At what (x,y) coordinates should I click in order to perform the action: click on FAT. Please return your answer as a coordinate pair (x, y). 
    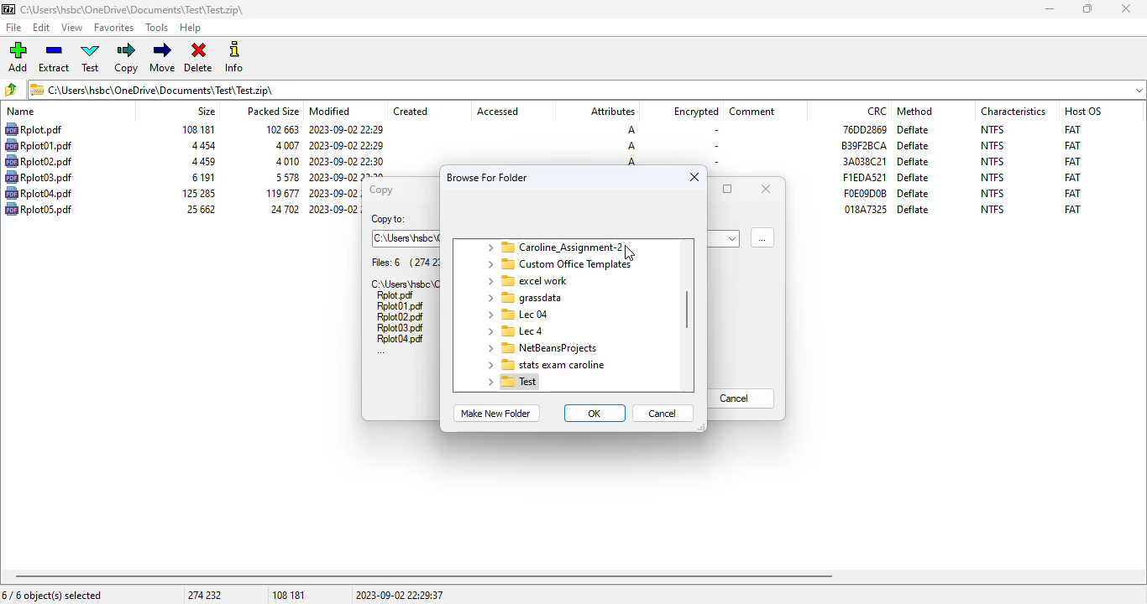
    Looking at the image, I should click on (1072, 161).